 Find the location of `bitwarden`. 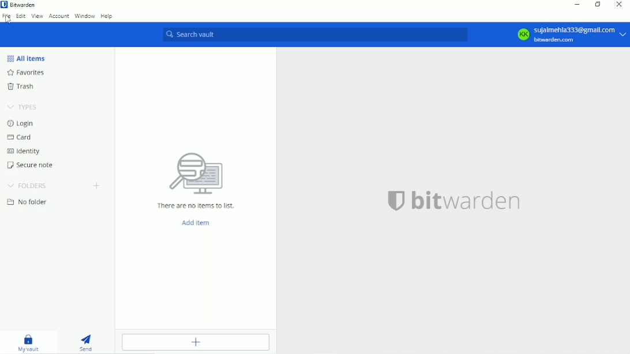

bitwarden is located at coordinates (451, 201).